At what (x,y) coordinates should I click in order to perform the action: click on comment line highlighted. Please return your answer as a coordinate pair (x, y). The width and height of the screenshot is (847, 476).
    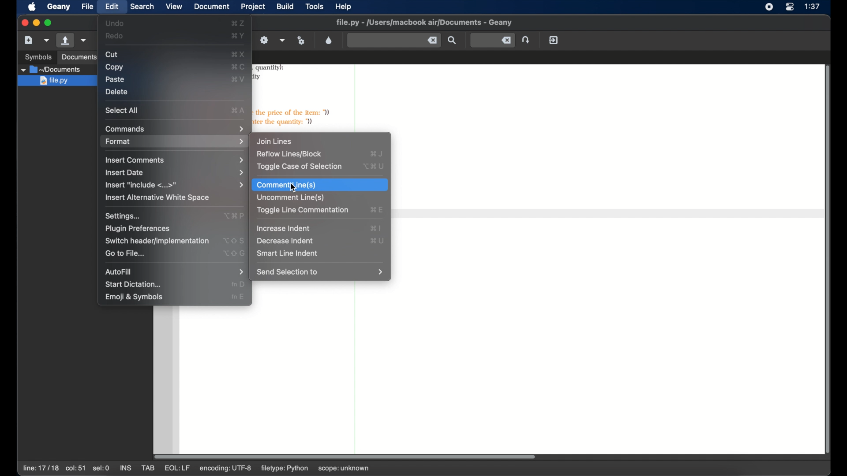
    Looking at the image, I should click on (320, 184).